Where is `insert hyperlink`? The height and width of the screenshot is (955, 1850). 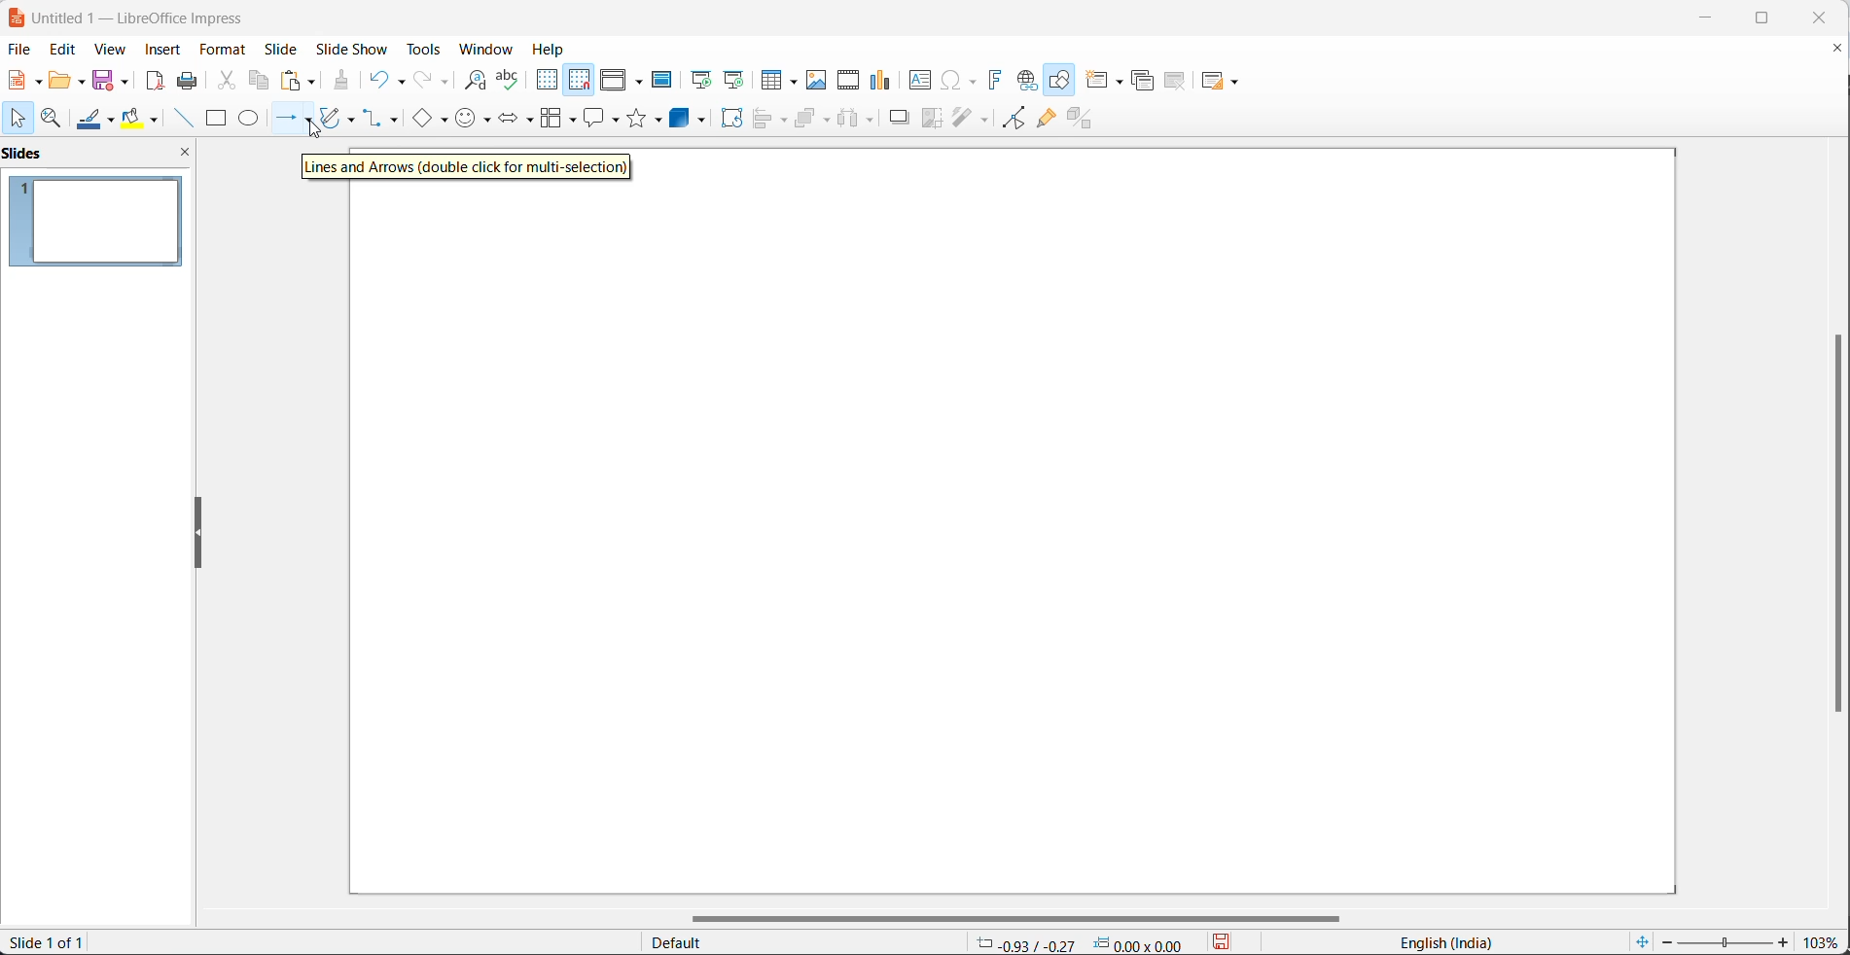
insert hyperlink is located at coordinates (1025, 81).